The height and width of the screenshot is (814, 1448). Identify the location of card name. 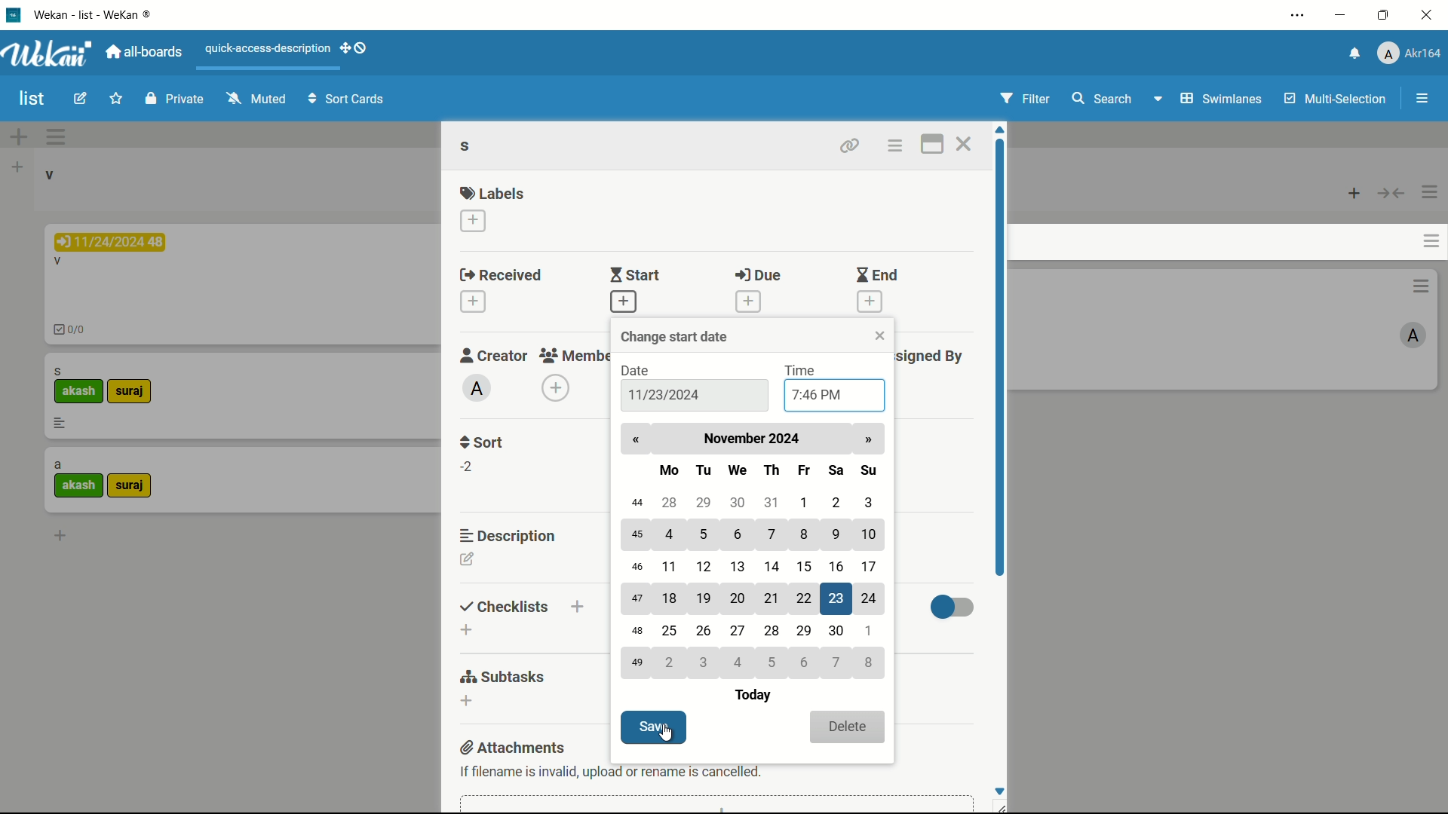
(58, 466).